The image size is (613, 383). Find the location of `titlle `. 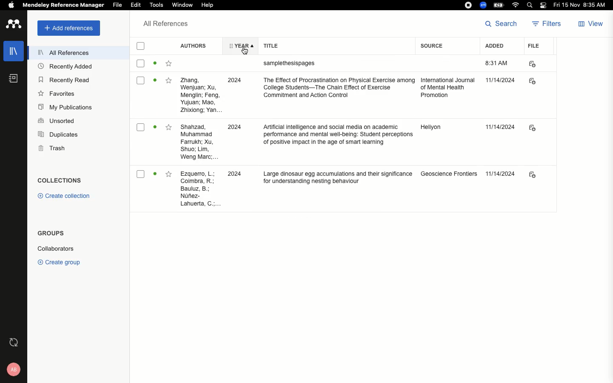

titlle  is located at coordinates (335, 174).